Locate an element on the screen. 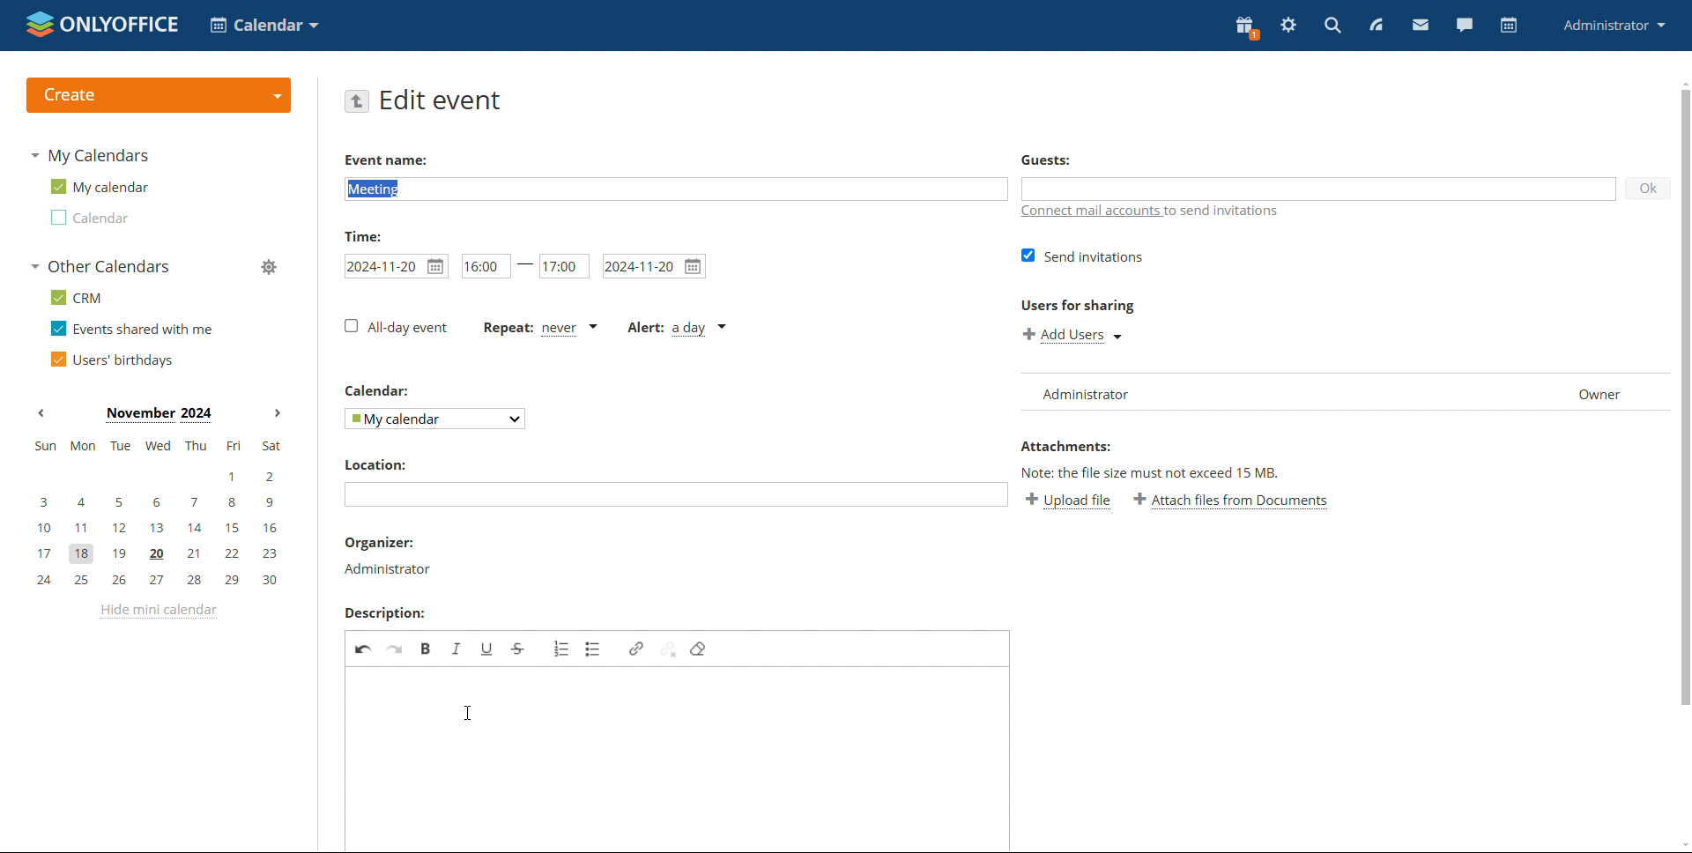  calendar is located at coordinates (377, 391).